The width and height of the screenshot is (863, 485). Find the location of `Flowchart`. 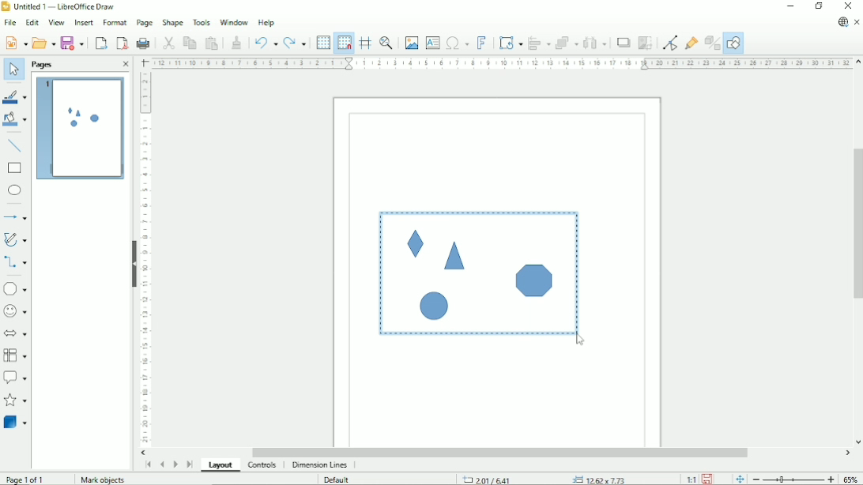

Flowchart is located at coordinates (16, 355).